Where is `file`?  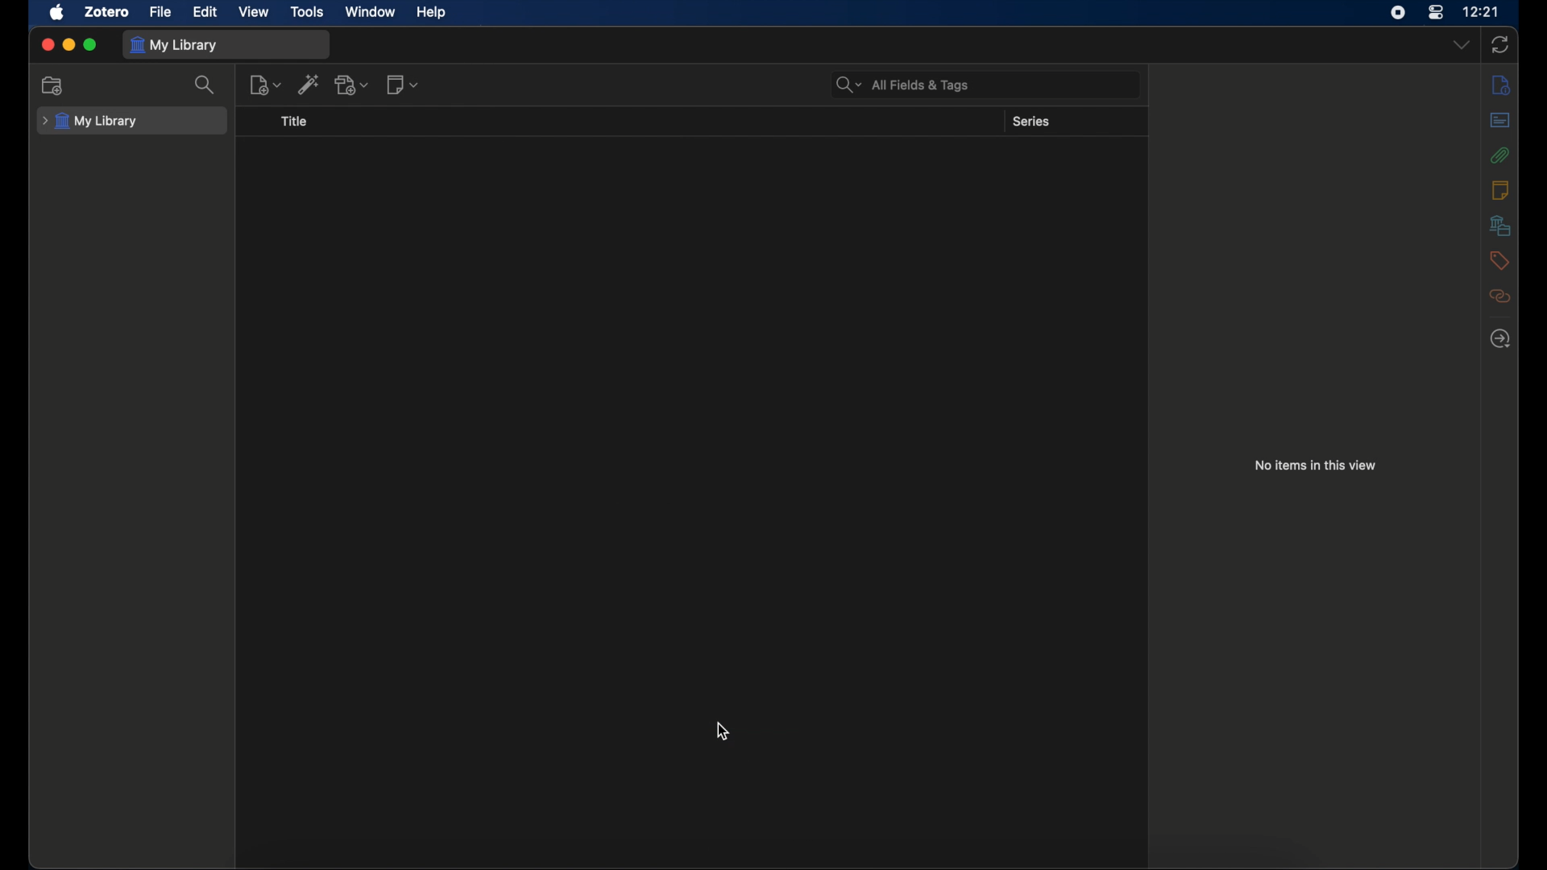
file is located at coordinates (161, 12).